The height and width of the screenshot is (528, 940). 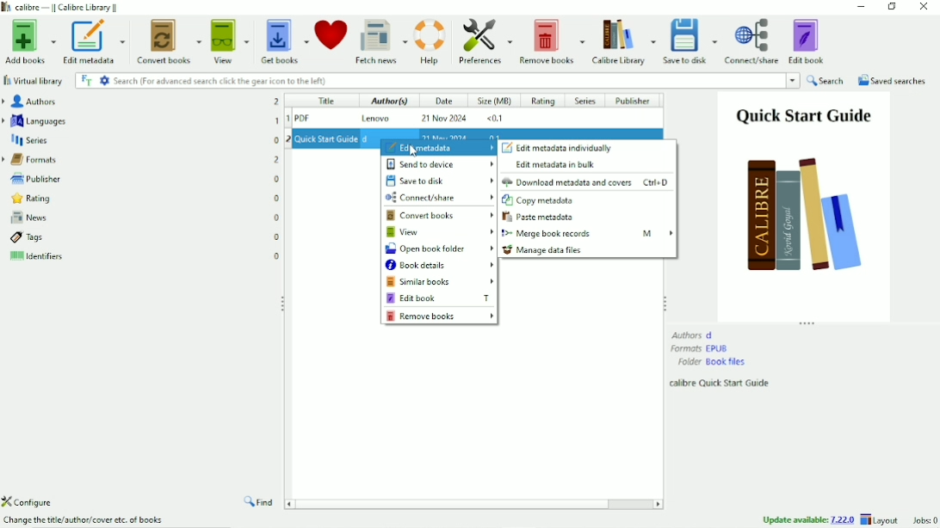 I want to click on Save to disk, so click(x=691, y=41).